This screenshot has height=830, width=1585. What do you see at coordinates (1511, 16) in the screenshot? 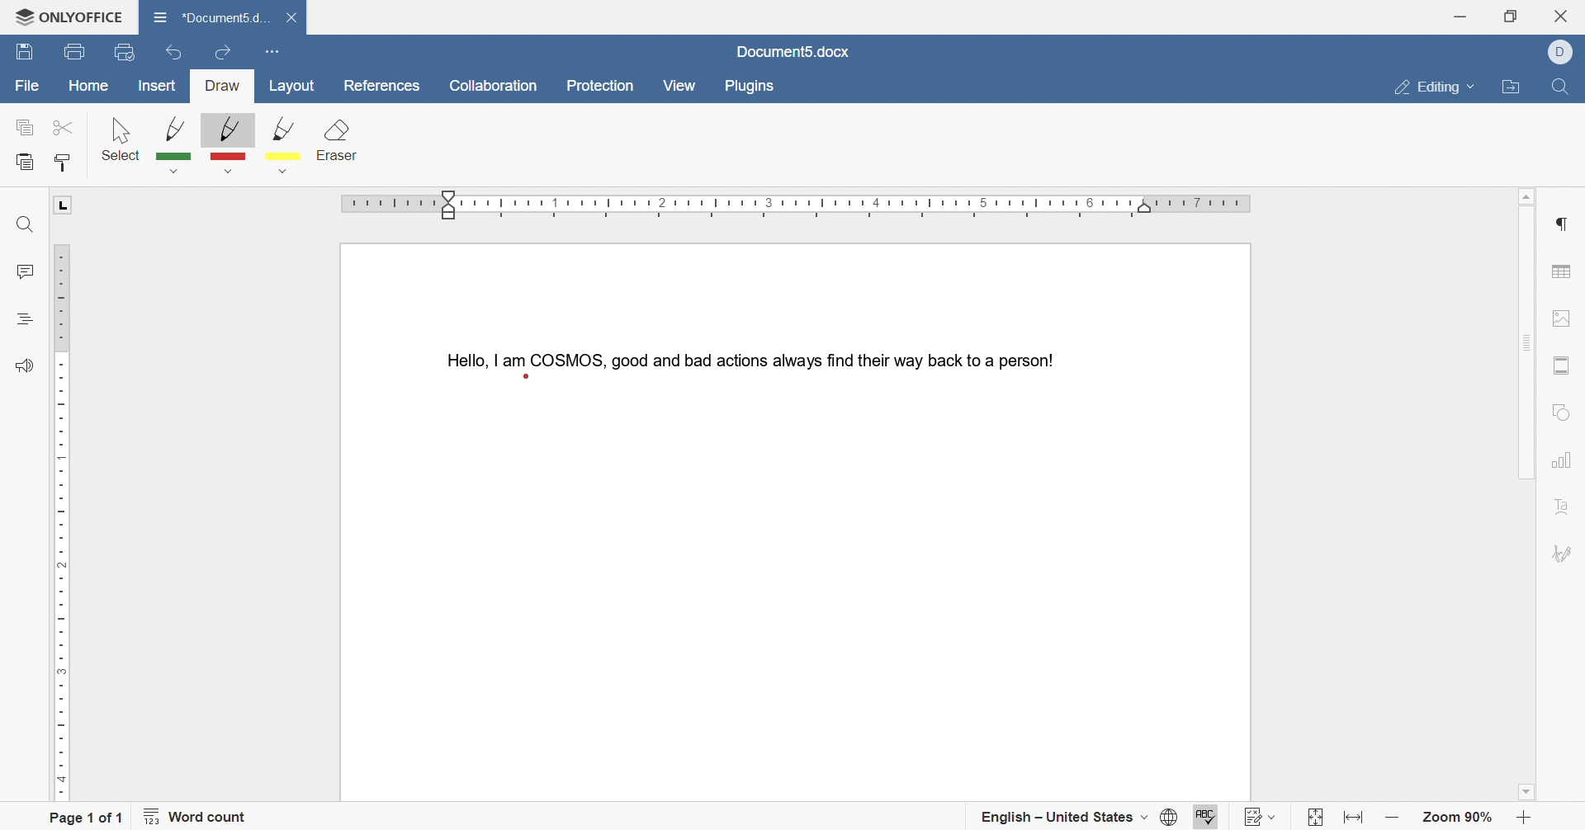
I see `restore down` at bounding box center [1511, 16].